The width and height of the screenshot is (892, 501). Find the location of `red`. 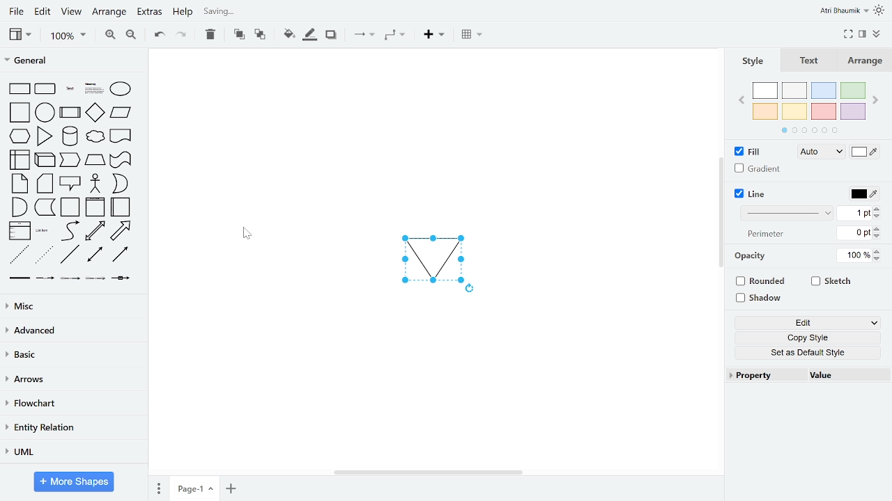

red is located at coordinates (823, 112).